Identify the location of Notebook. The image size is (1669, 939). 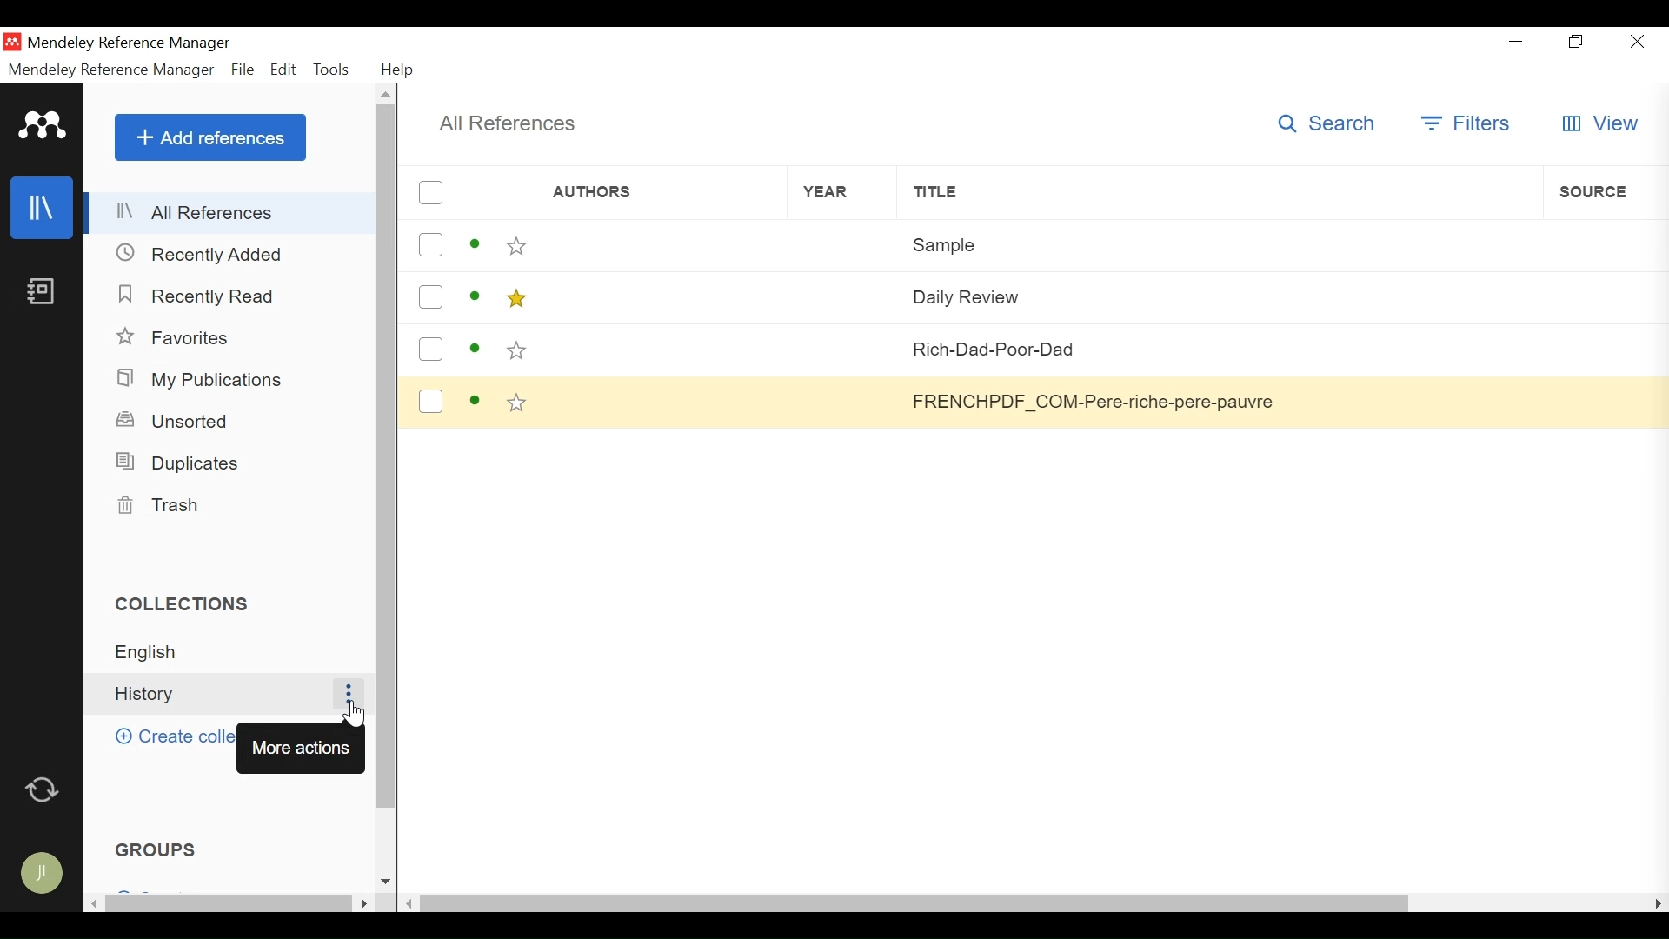
(41, 293).